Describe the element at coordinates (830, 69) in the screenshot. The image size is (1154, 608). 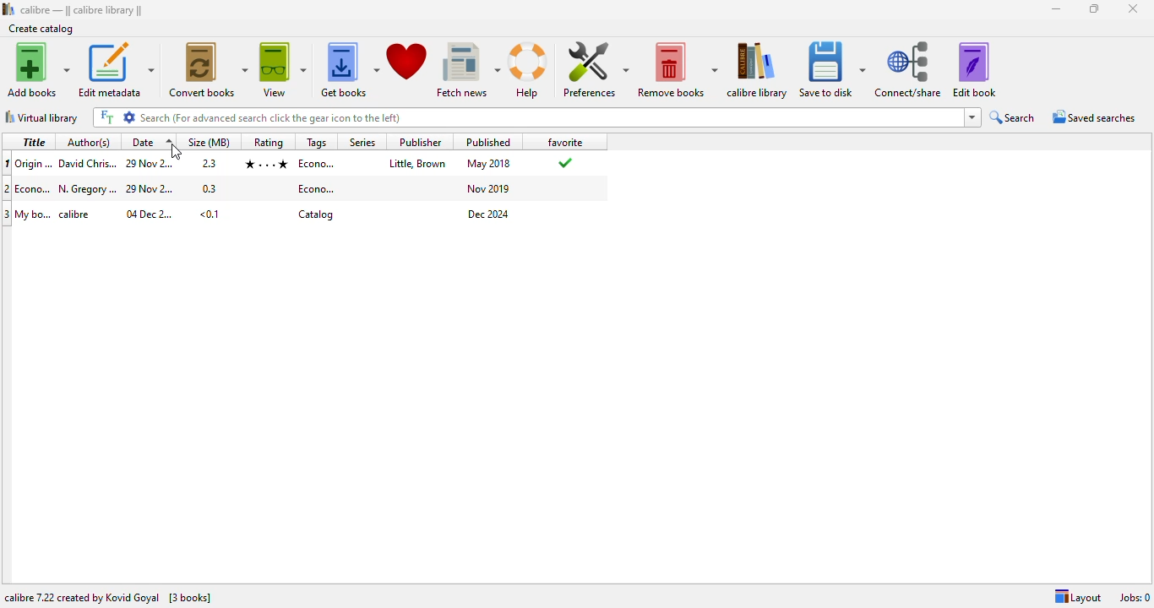
I see `save to disk` at that location.